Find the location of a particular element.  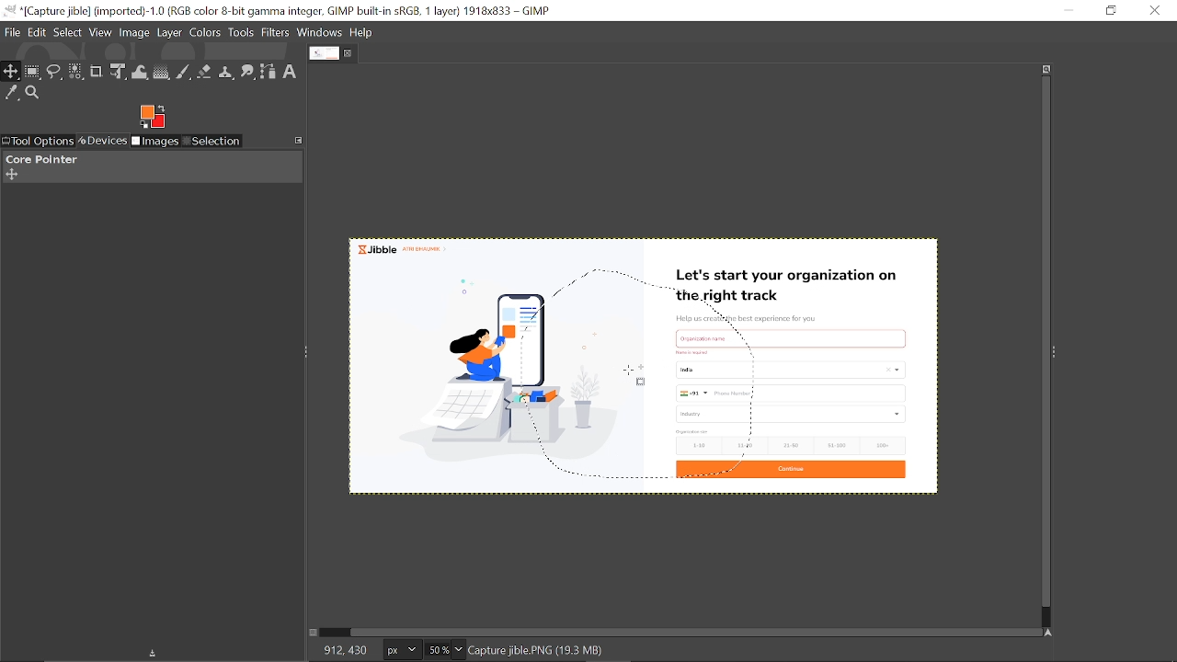

View is located at coordinates (100, 32).